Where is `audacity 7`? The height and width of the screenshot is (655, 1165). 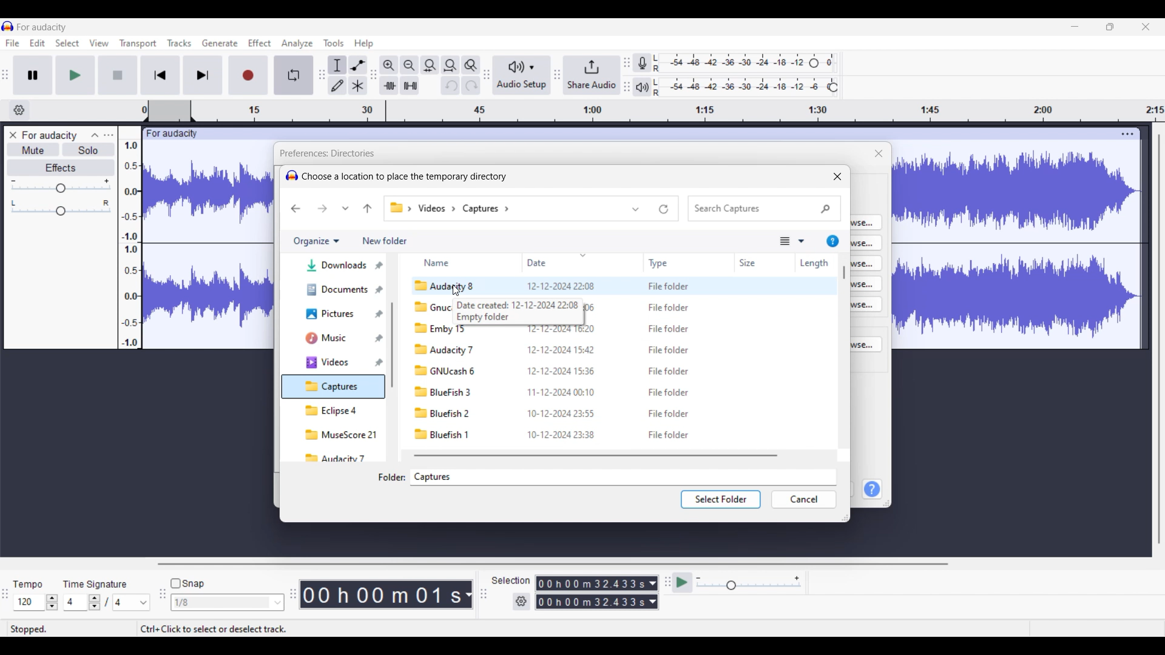 audacity 7 is located at coordinates (444, 349).